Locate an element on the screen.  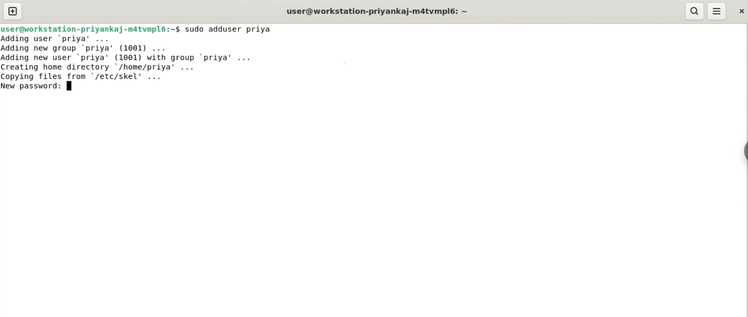
new tab is located at coordinates (13, 11).